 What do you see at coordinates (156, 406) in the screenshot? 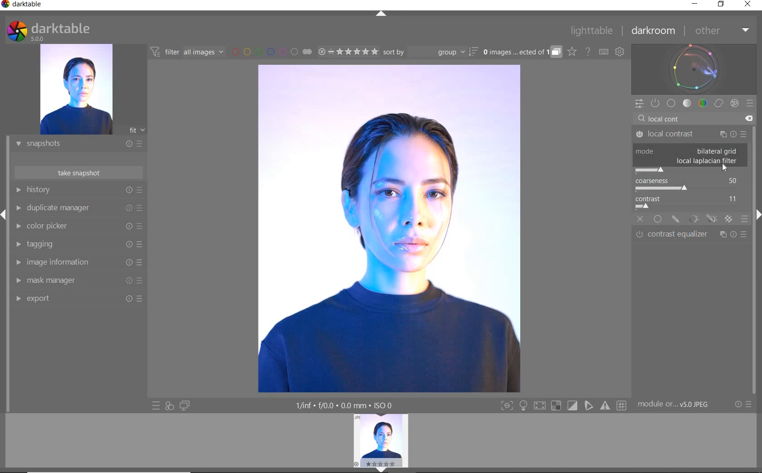
I see `QUICK ACCESS TO PRESET` at bounding box center [156, 406].